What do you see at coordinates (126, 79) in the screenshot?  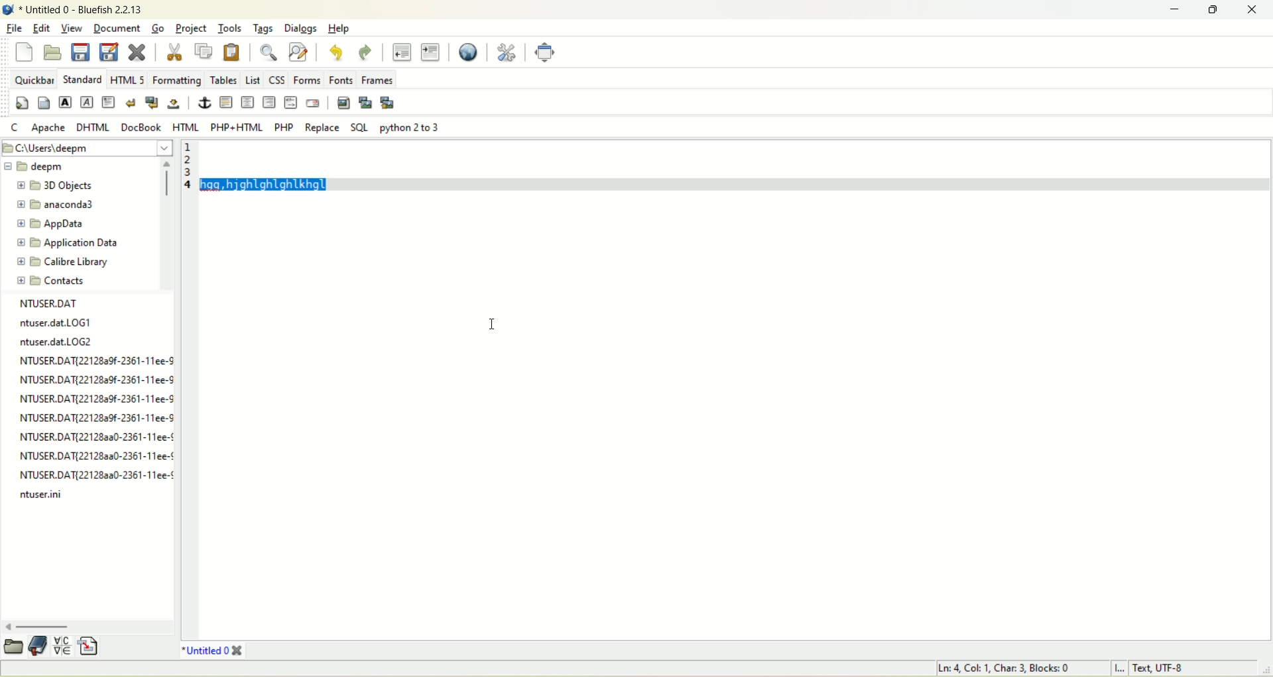 I see `HTML5` at bounding box center [126, 79].